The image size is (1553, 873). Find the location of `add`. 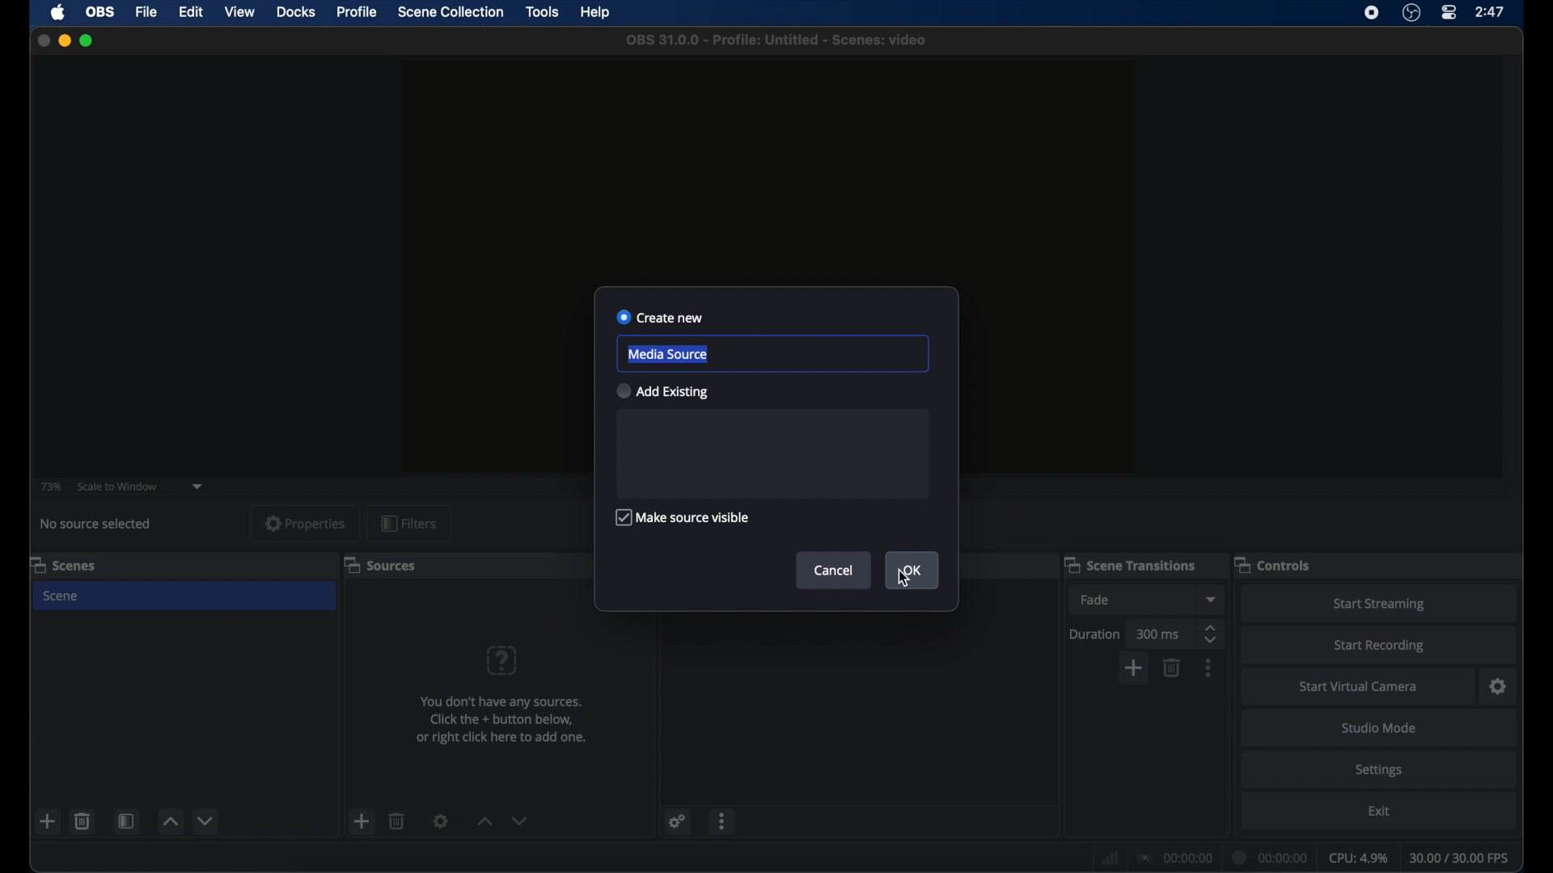

add is located at coordinates (48, 820).